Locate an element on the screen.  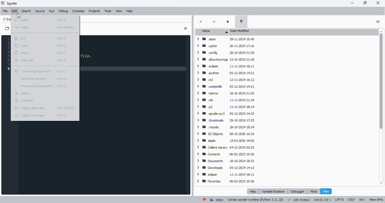
maximize is located at coordinates (365, 3).